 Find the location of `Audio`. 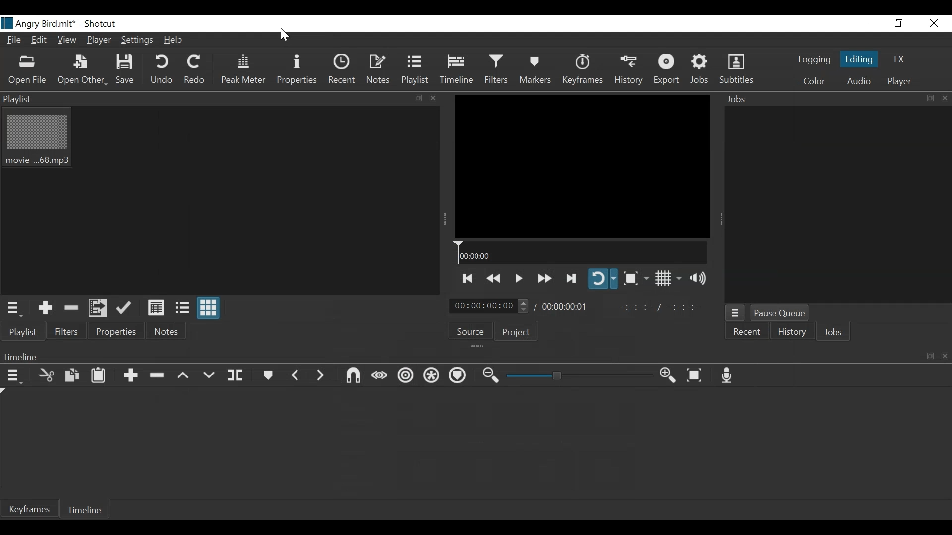

Audio is located at coordinates (858, 81).